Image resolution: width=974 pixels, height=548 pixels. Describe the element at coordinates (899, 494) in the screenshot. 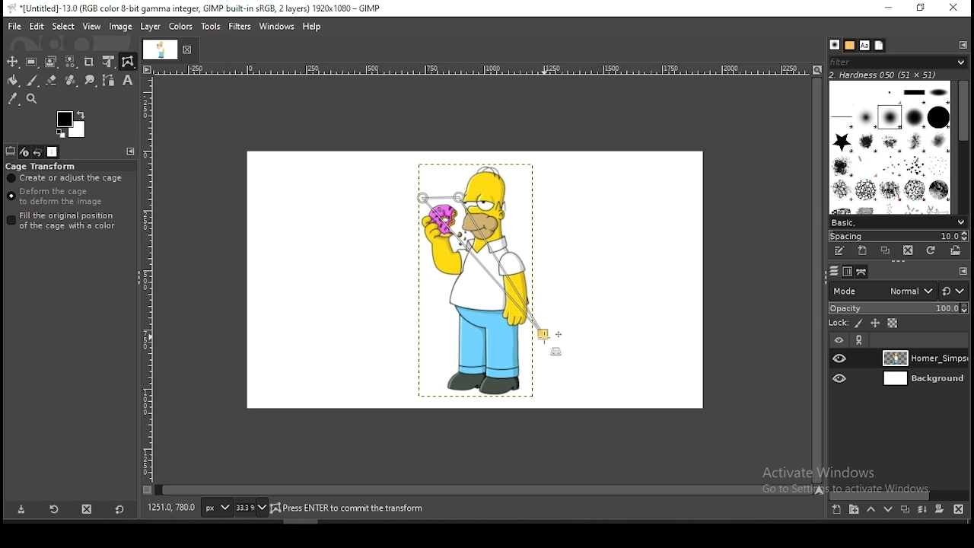

I see `scroll bar` at that location.